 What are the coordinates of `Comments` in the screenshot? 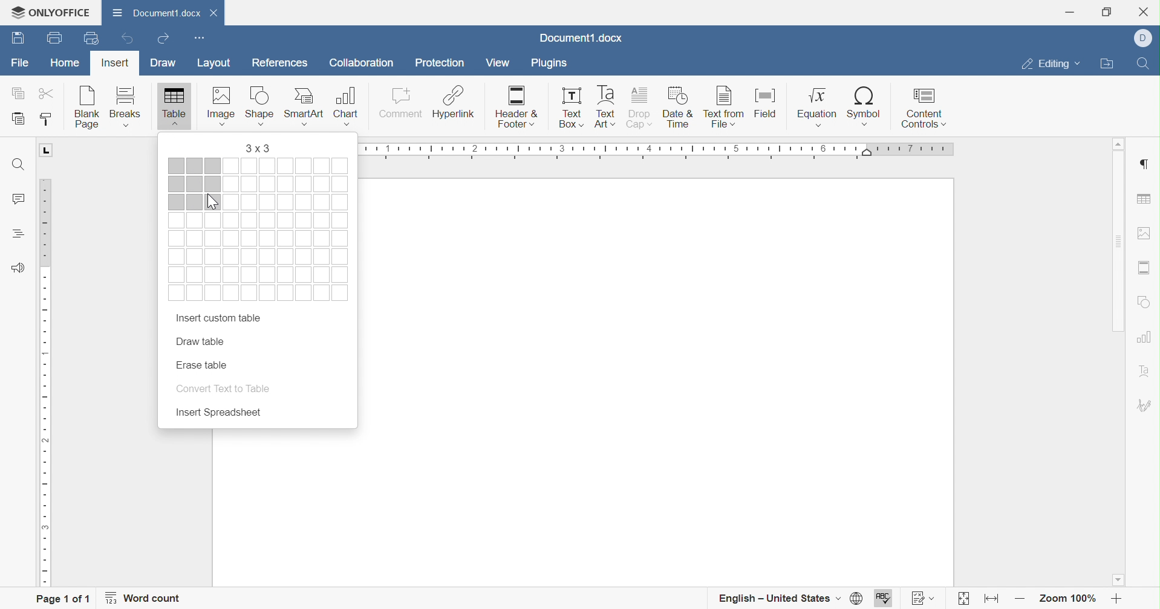 It's located at (20, 198).